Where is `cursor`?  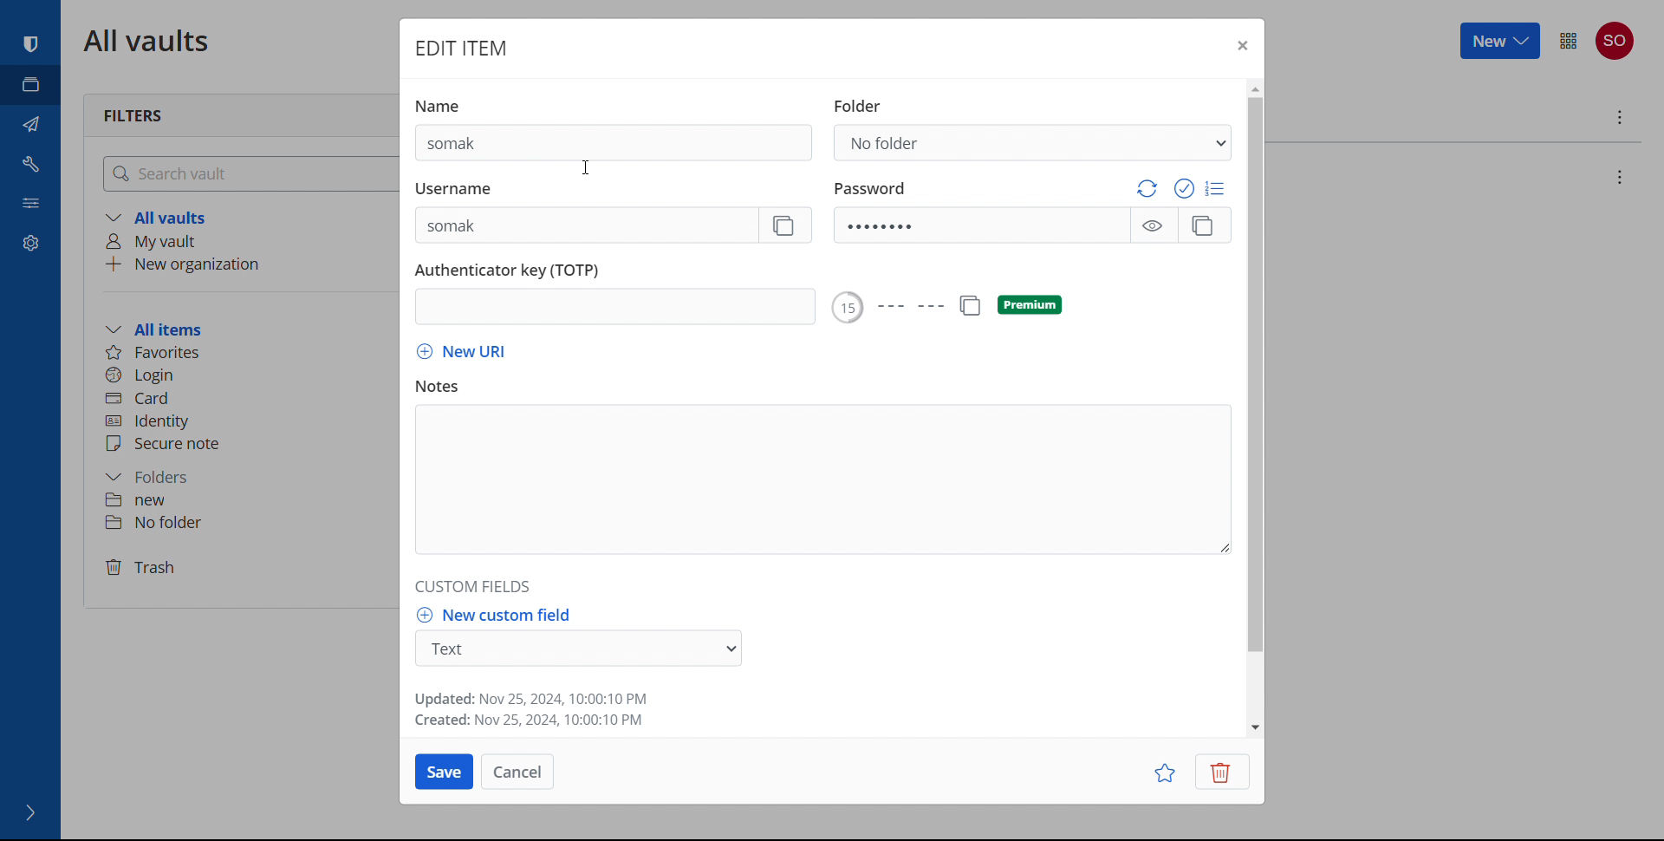
cursor is located at coordinates (585, 167).